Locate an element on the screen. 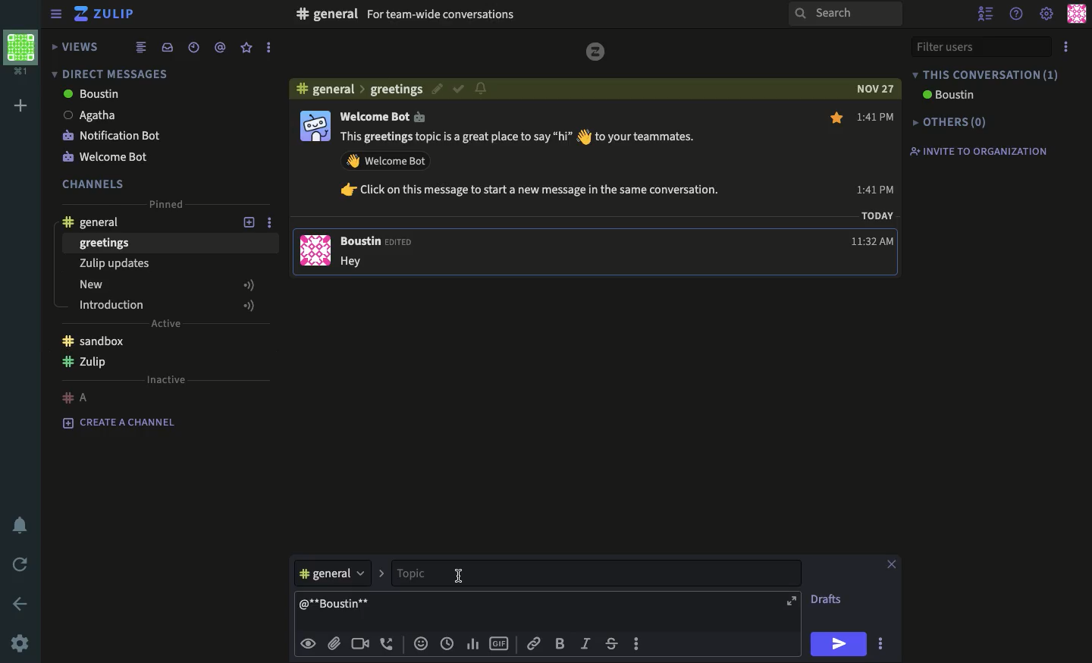 Image resolution: width=1092 pixels, height=663 pixels. filter users is located at coordinates (980, 47).